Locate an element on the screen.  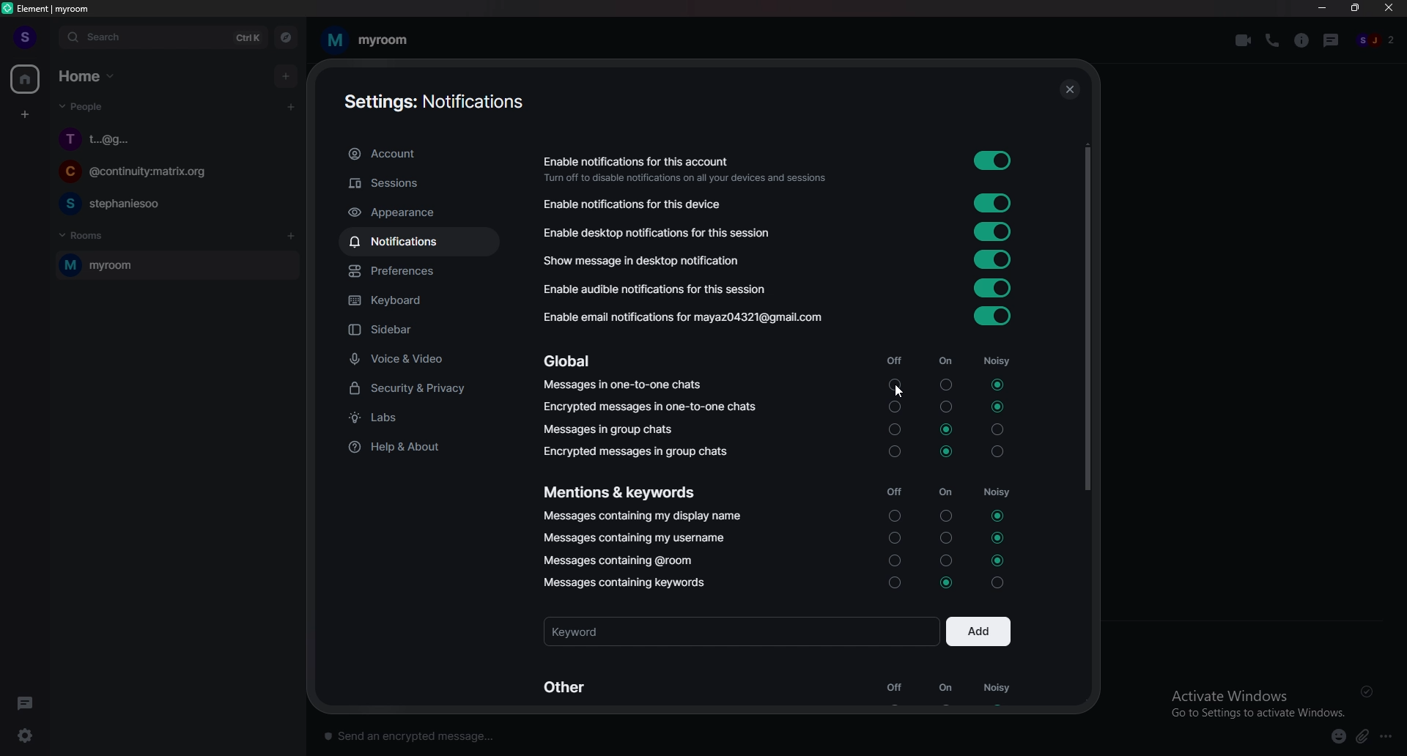
toggle is located at coordinates (995, 316).